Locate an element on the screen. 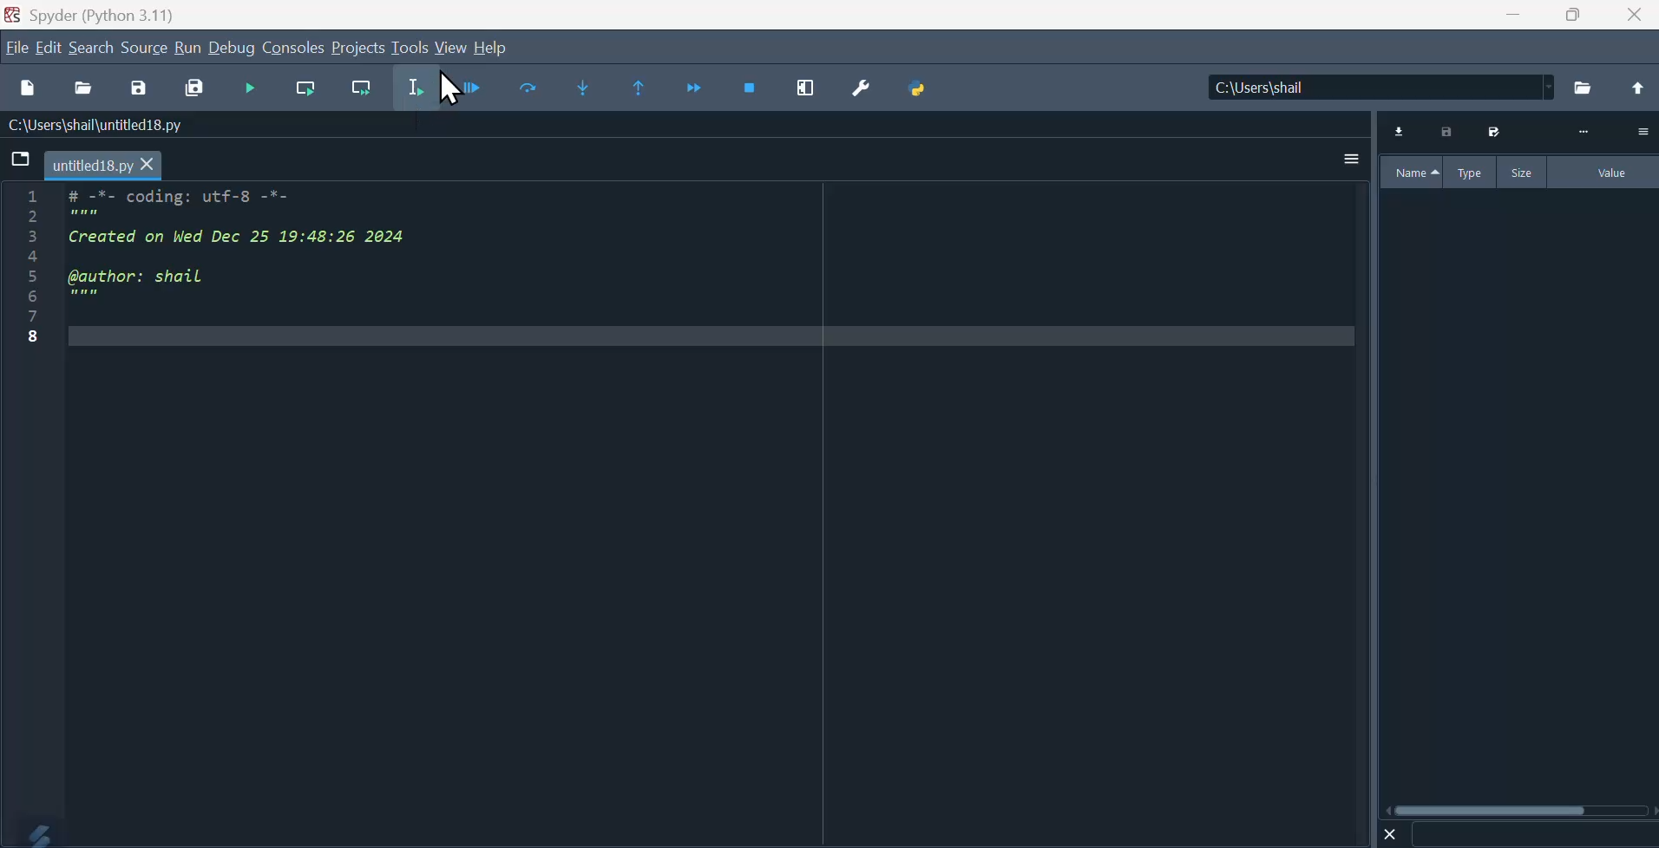  Console is located at coordinates (293, 47).